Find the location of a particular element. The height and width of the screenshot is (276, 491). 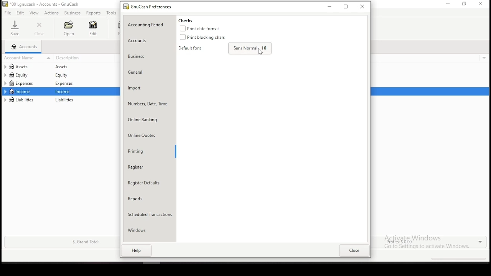

restore is located at coordinates (346, 7).